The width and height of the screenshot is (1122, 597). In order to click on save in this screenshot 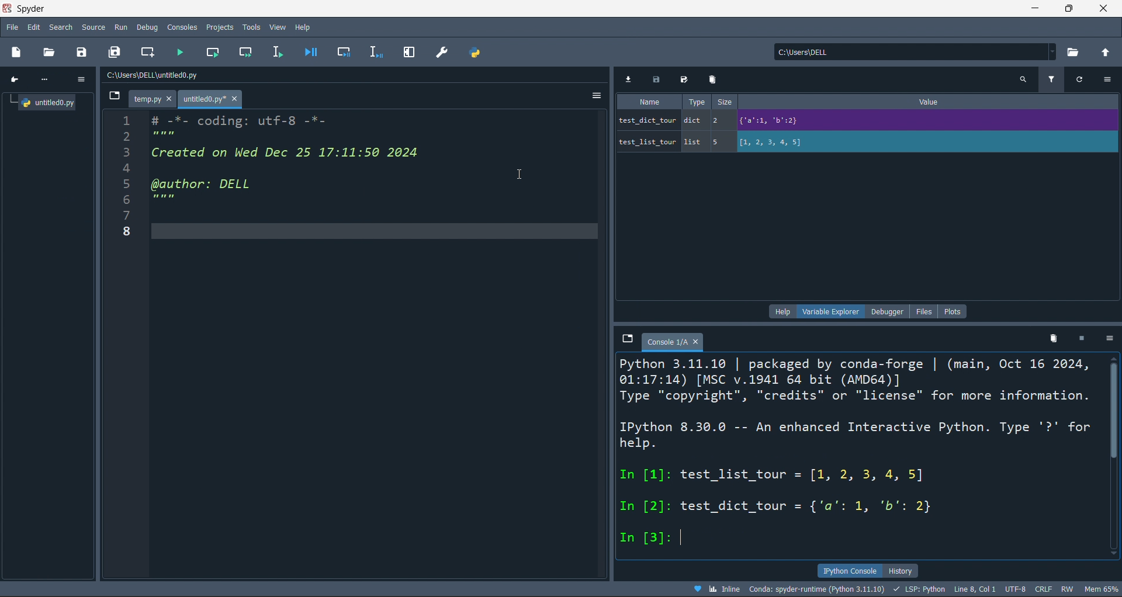, I will do `click(661, 79)`.